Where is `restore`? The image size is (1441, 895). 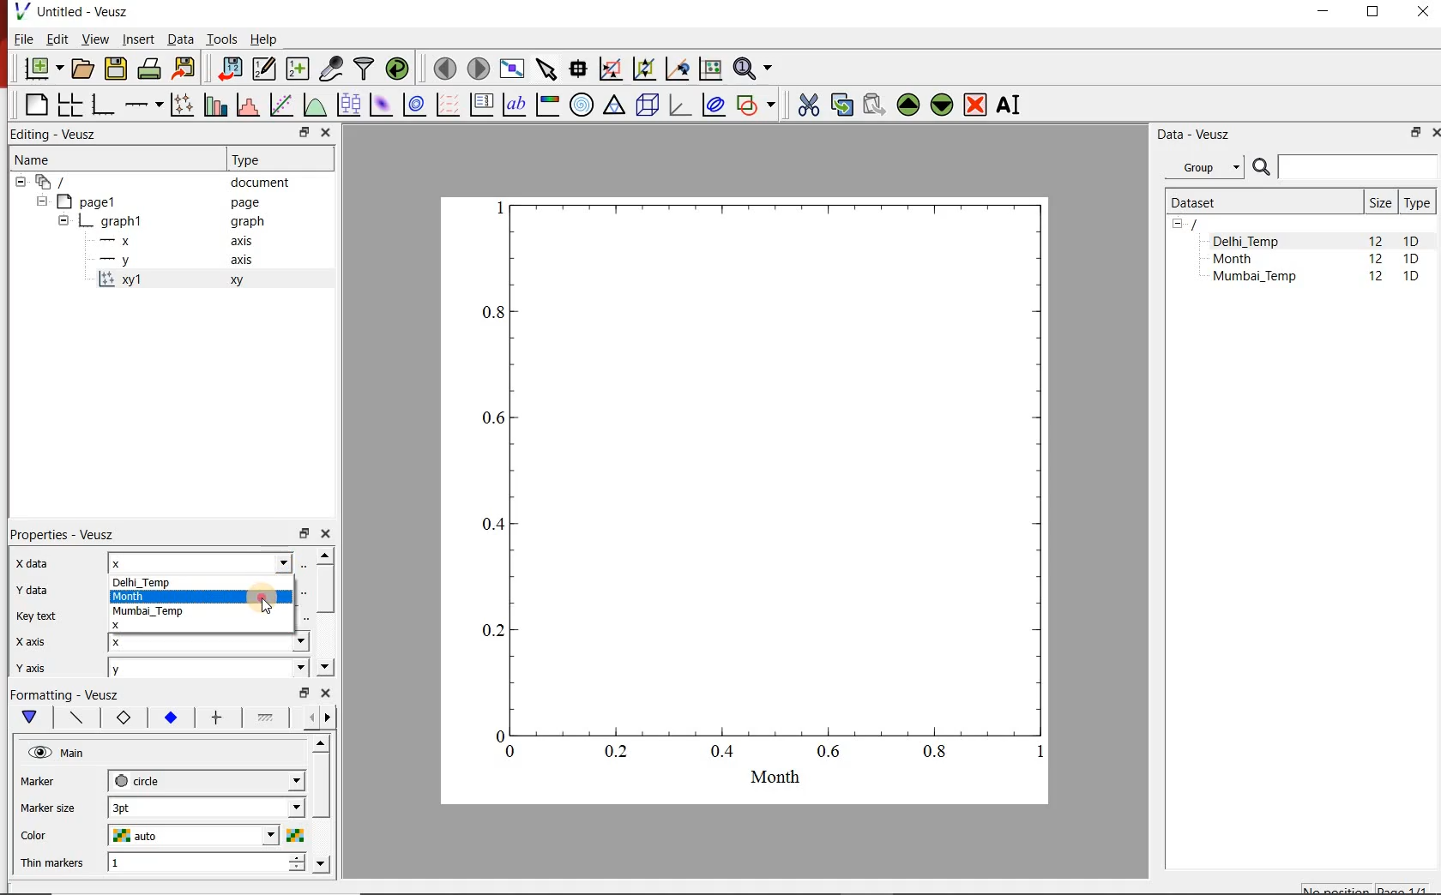
restore is located at coordinates (305, 132).